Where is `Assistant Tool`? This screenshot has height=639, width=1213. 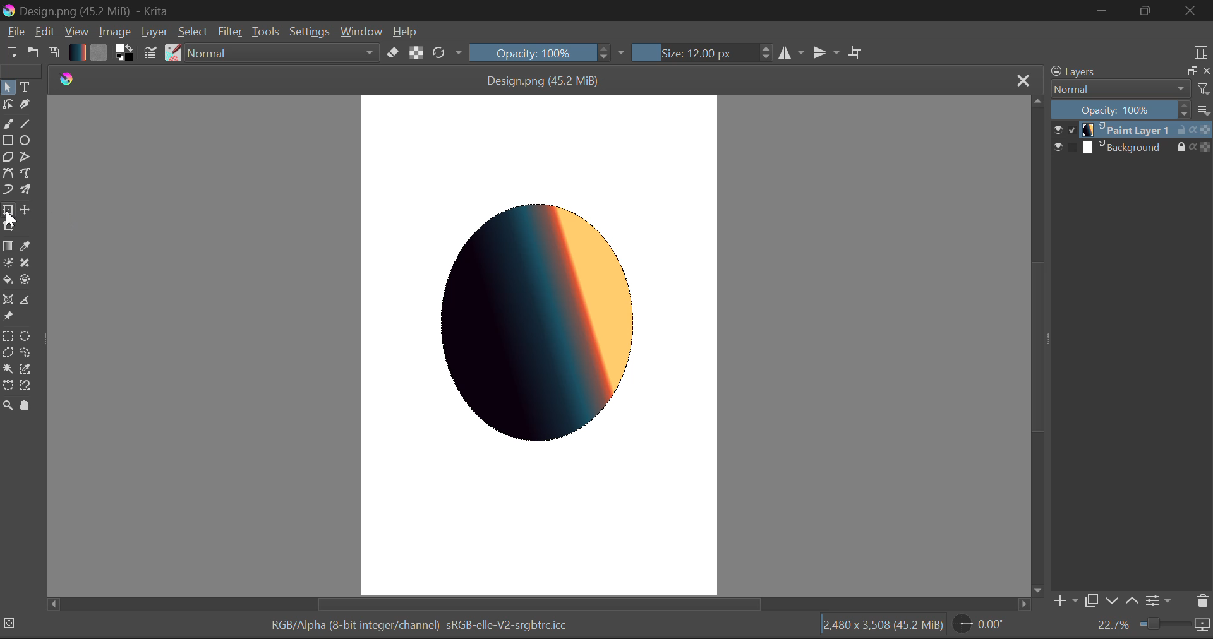
Assistant Tool is located at coordinates (8, 300).